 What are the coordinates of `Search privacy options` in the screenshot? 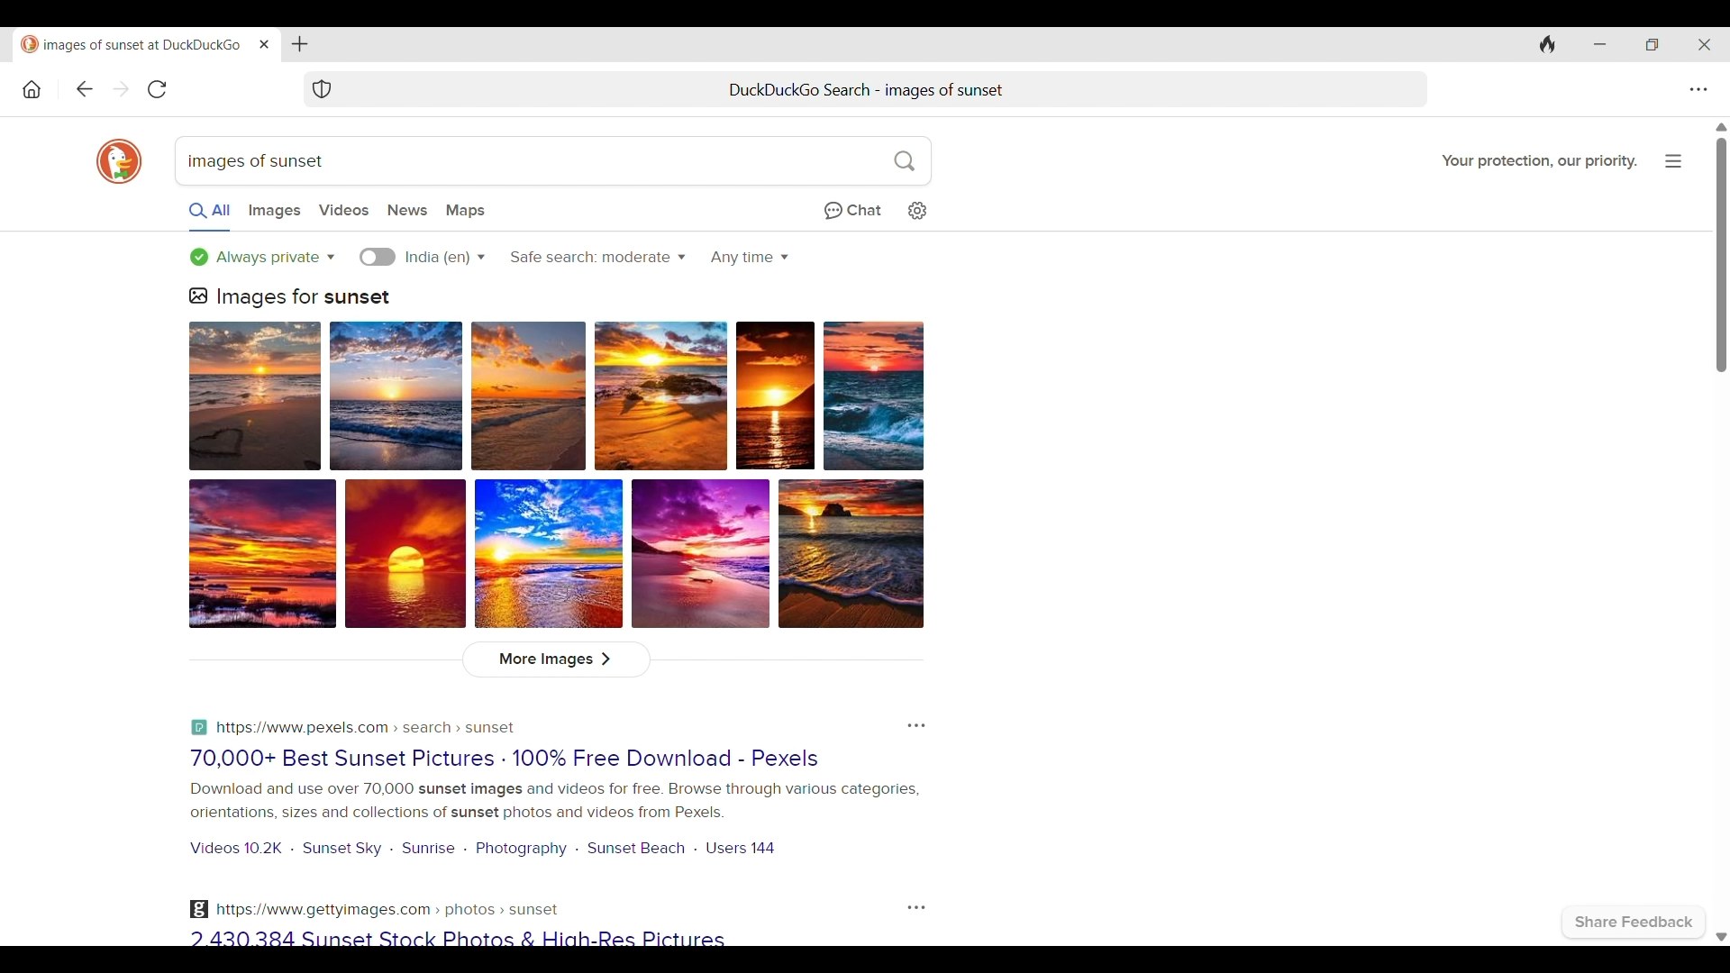 It's located at (262, 258).